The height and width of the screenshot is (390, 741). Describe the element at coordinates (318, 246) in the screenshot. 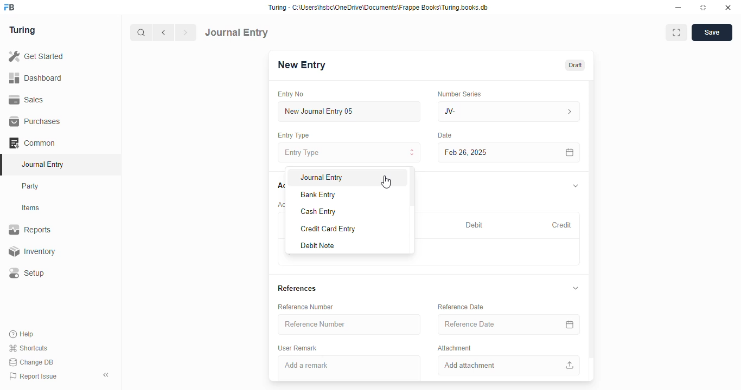

I see `debit note` at that location.